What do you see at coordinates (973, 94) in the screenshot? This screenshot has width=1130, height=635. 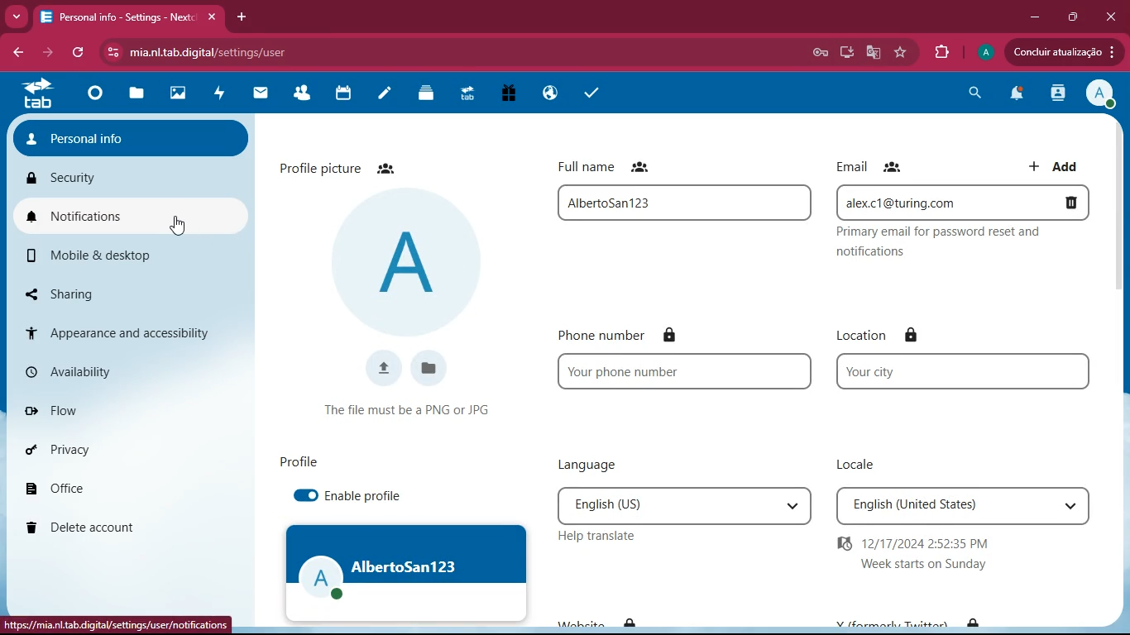 I see `search` at bounding box center [973, 94].